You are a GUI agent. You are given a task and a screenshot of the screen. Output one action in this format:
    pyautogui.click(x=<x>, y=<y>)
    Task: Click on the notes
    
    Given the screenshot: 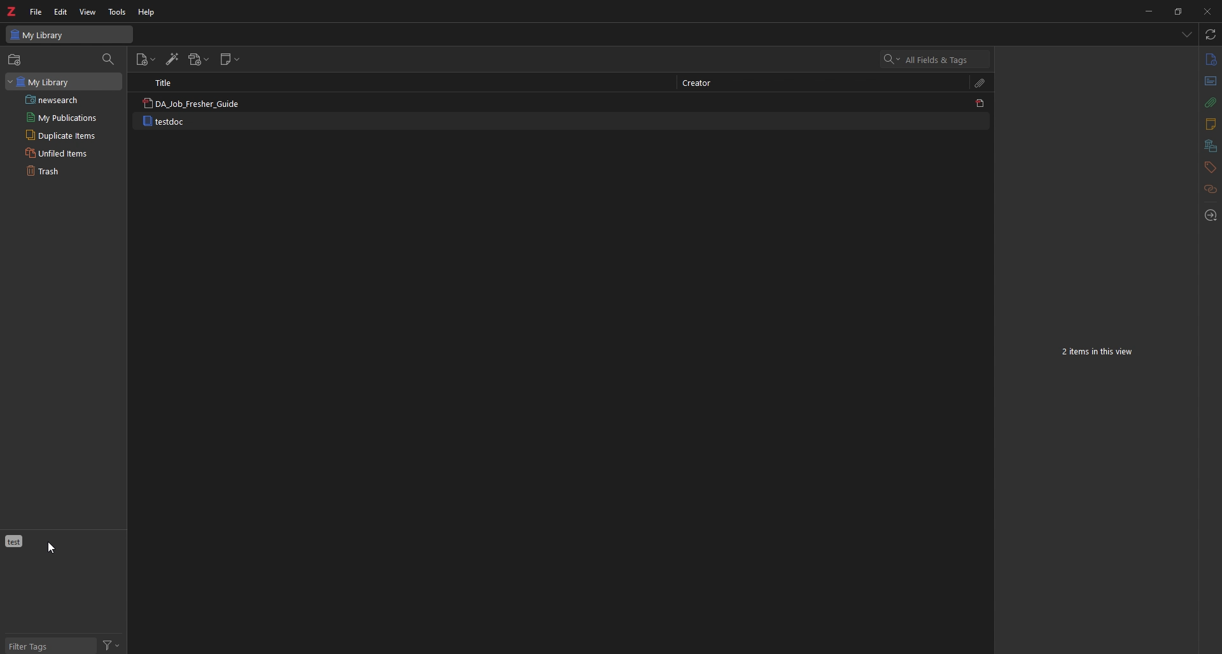 What is the action you would take?
    pyautogui.click(x=1209, y=125)
    